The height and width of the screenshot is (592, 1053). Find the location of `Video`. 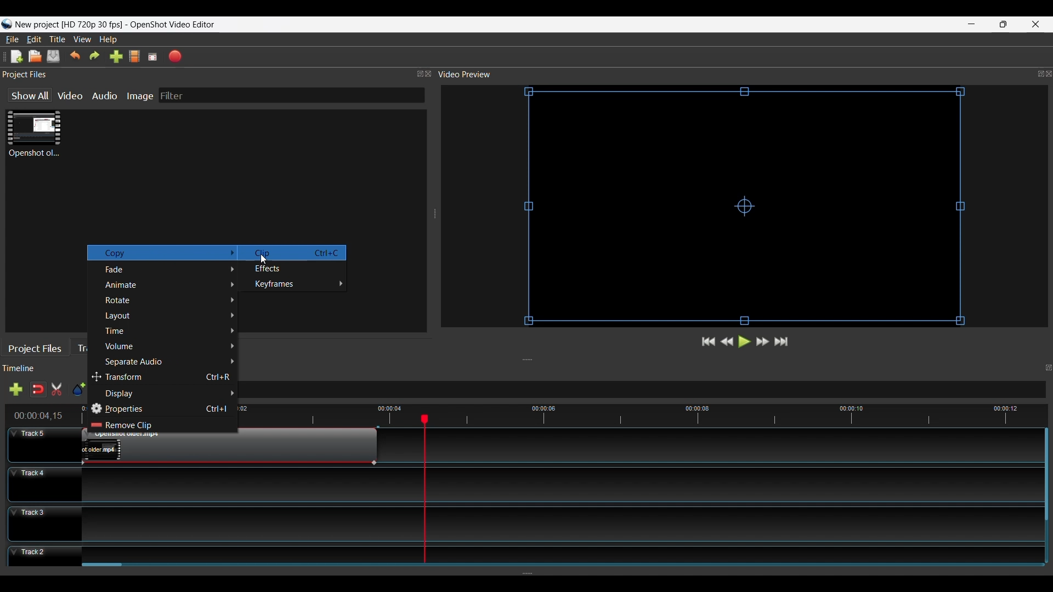

Video is located at coordinates (71, 95).